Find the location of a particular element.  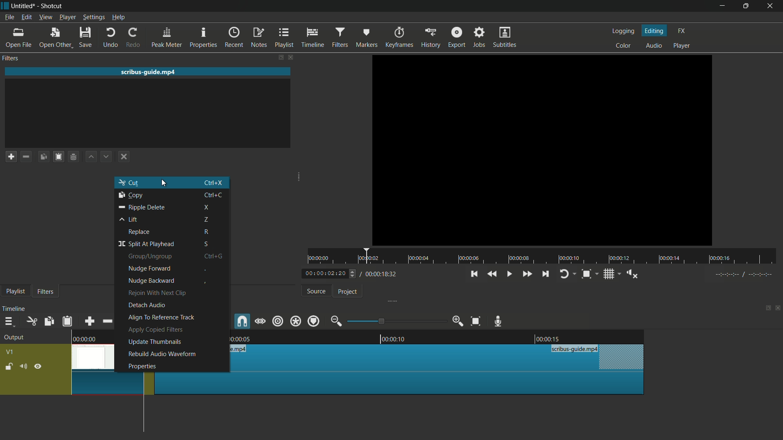

keyframes is located at coordinates (400, 38).